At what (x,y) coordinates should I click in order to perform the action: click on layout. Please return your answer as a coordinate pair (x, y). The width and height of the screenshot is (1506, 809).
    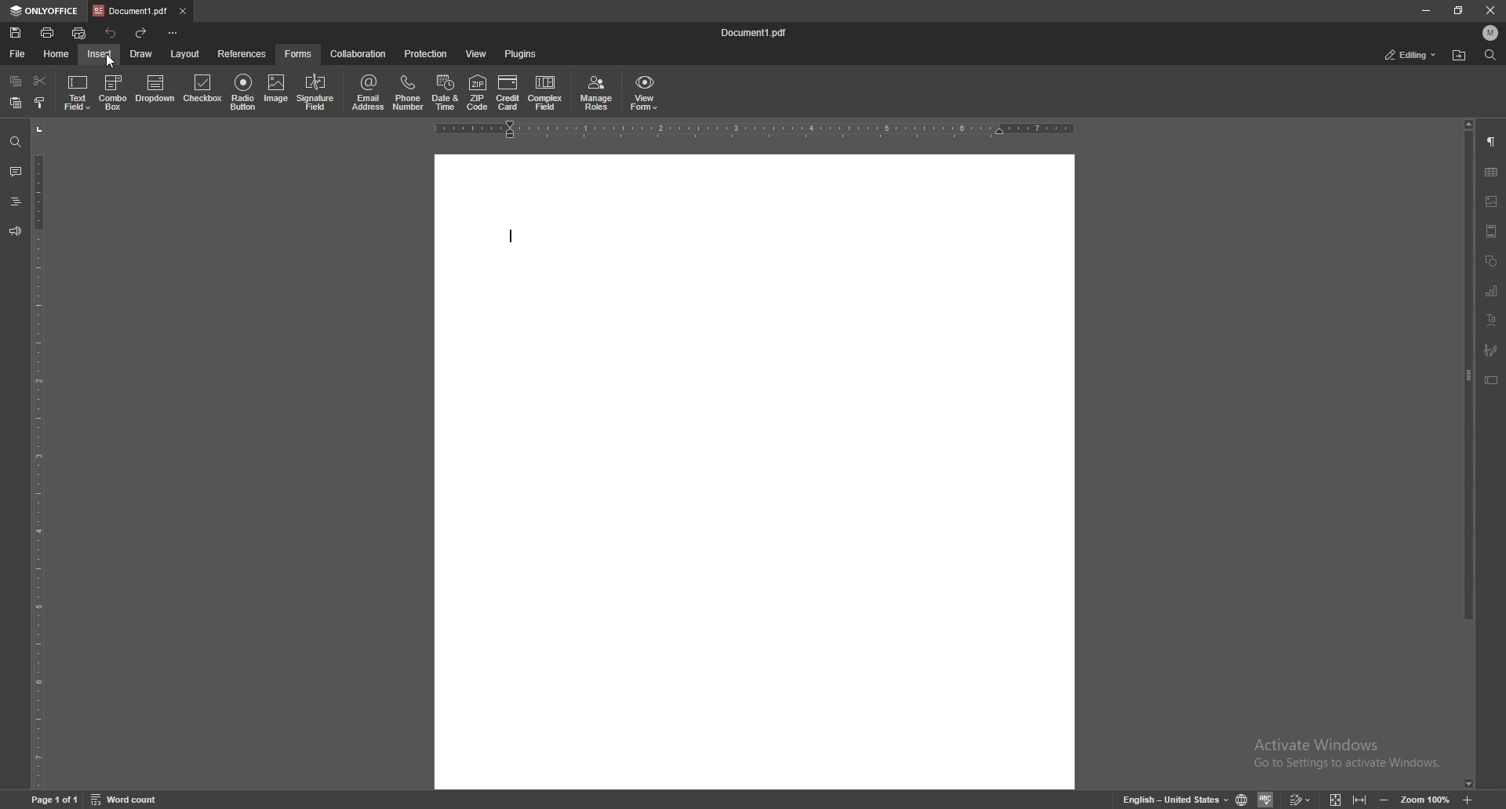
    Looking at the image, I should click on (184, 53).